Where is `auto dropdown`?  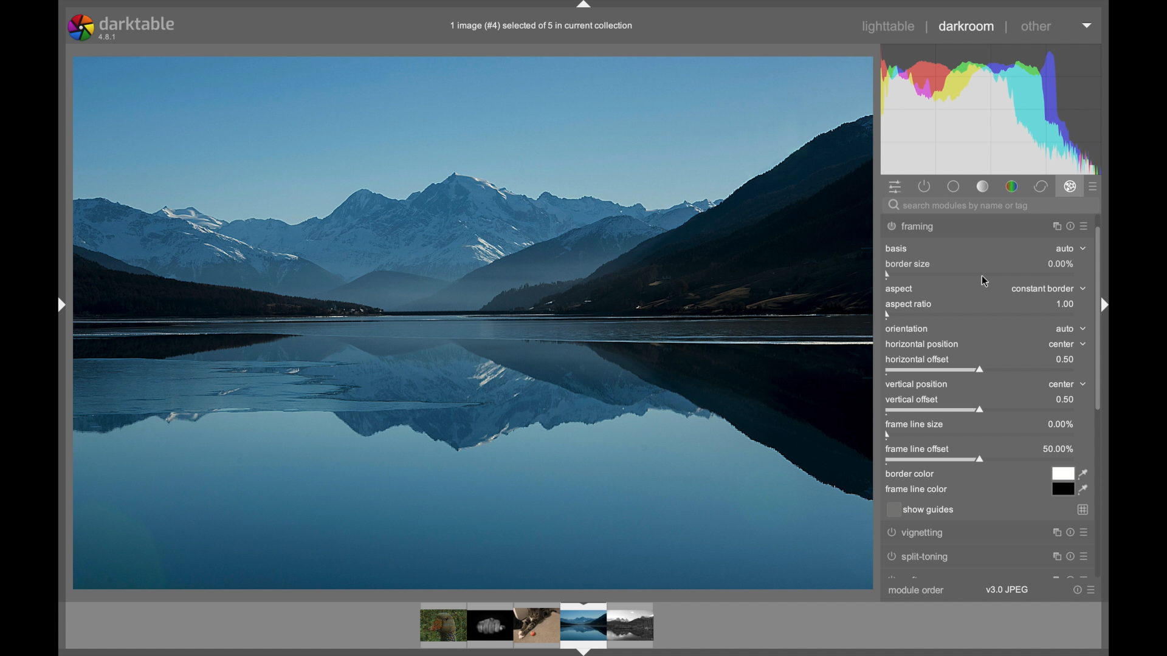
auto dropdown is located at coordinates (1072, 250).